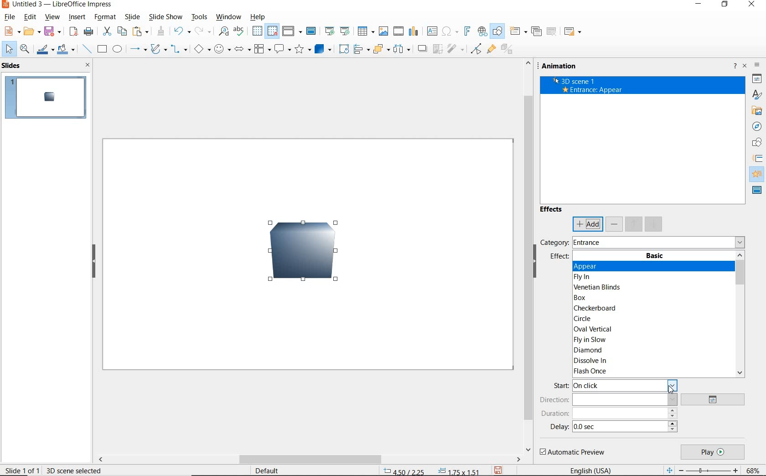 Image resolution: width=766 pixels, height=476 pixels. Describe the element at coordinates (536, 31) in the screenshot. I see `duplicate slide` at that location.